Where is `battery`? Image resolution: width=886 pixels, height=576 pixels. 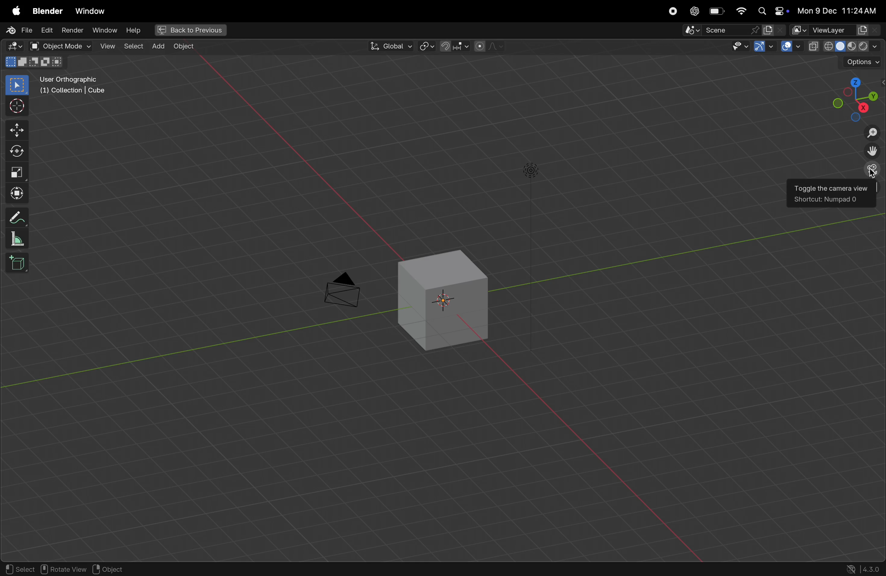
battery is located at coordinates (718, 11).